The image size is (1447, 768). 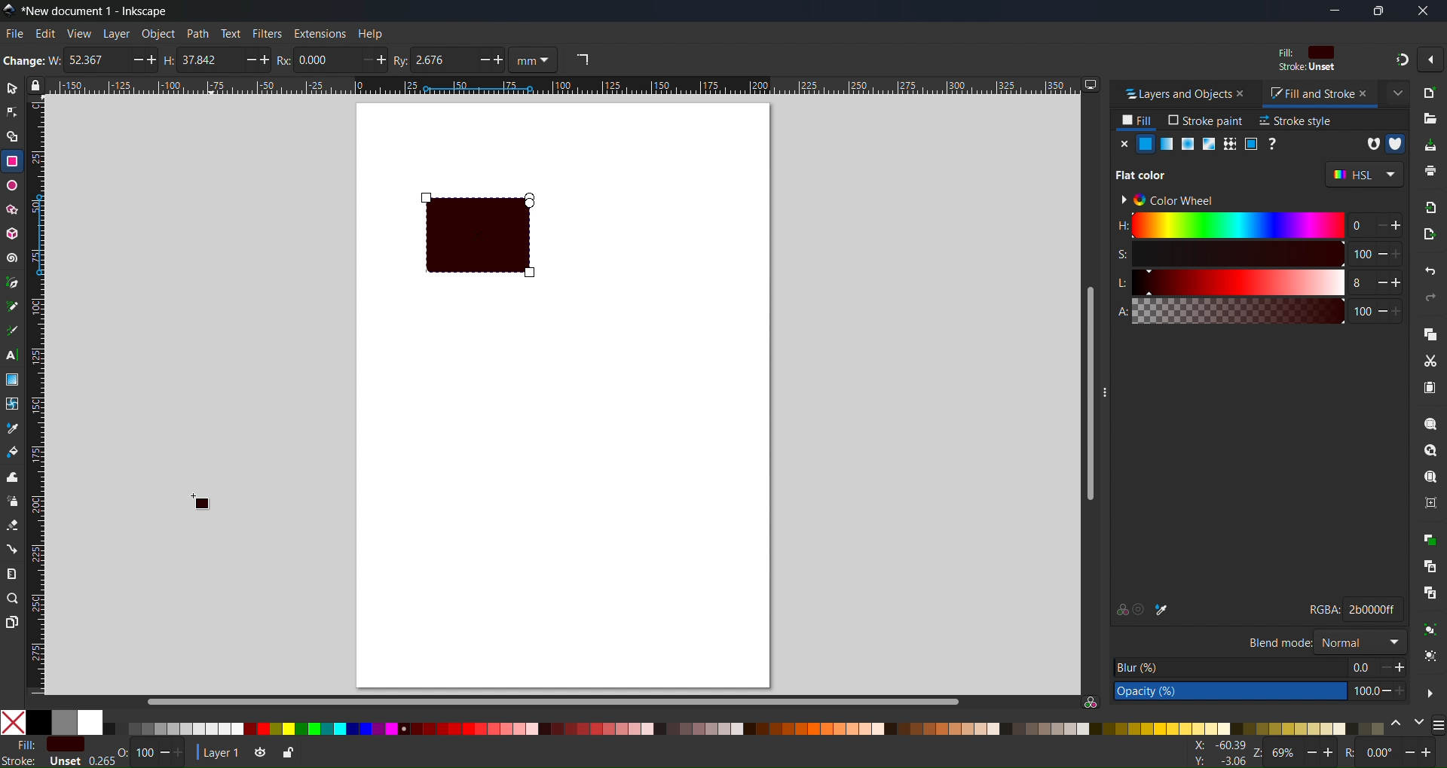 I want to click on Zoom out, so click(x=1312, y=753).